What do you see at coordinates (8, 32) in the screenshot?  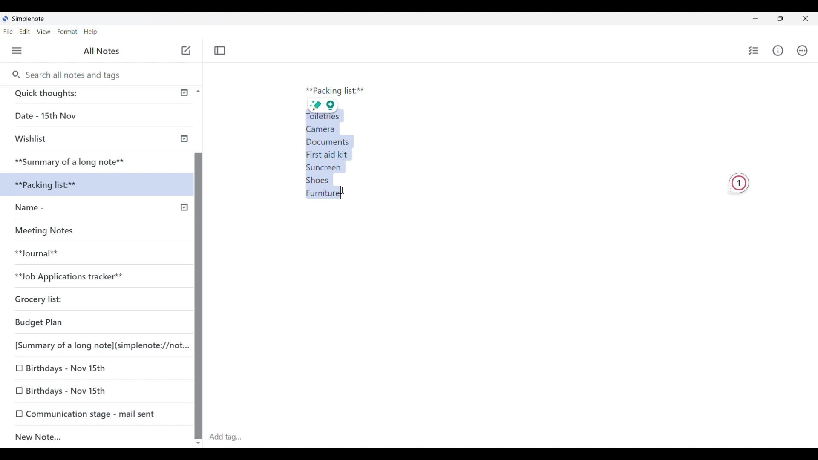 I see `File menu` at bounding box center [8, 32].